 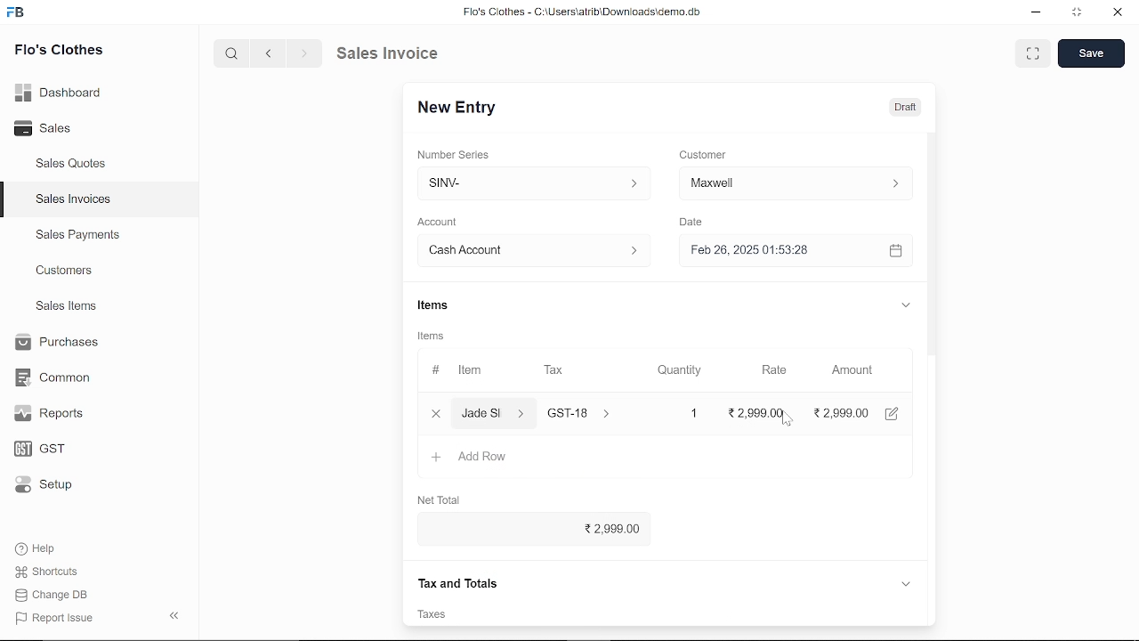 What do you see at coordinates (691, 223) in the screenshot?
I see `Date` at bounding box center [691, 223].